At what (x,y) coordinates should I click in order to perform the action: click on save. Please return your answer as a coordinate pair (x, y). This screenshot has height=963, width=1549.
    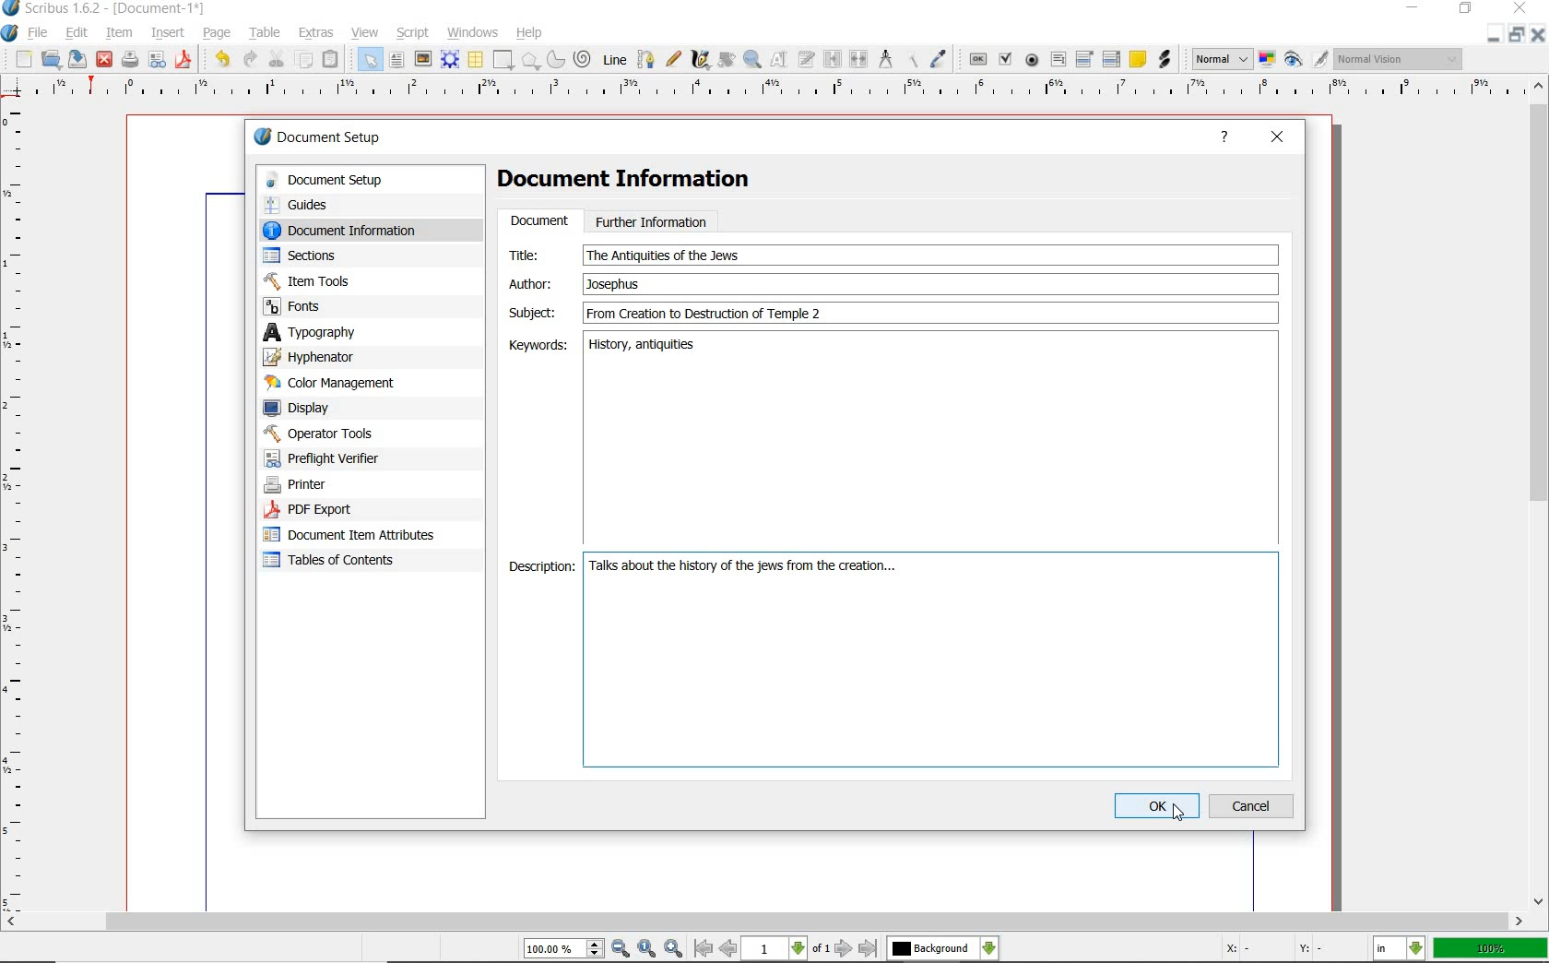
    Looking at the image, I should click on (79, 59).